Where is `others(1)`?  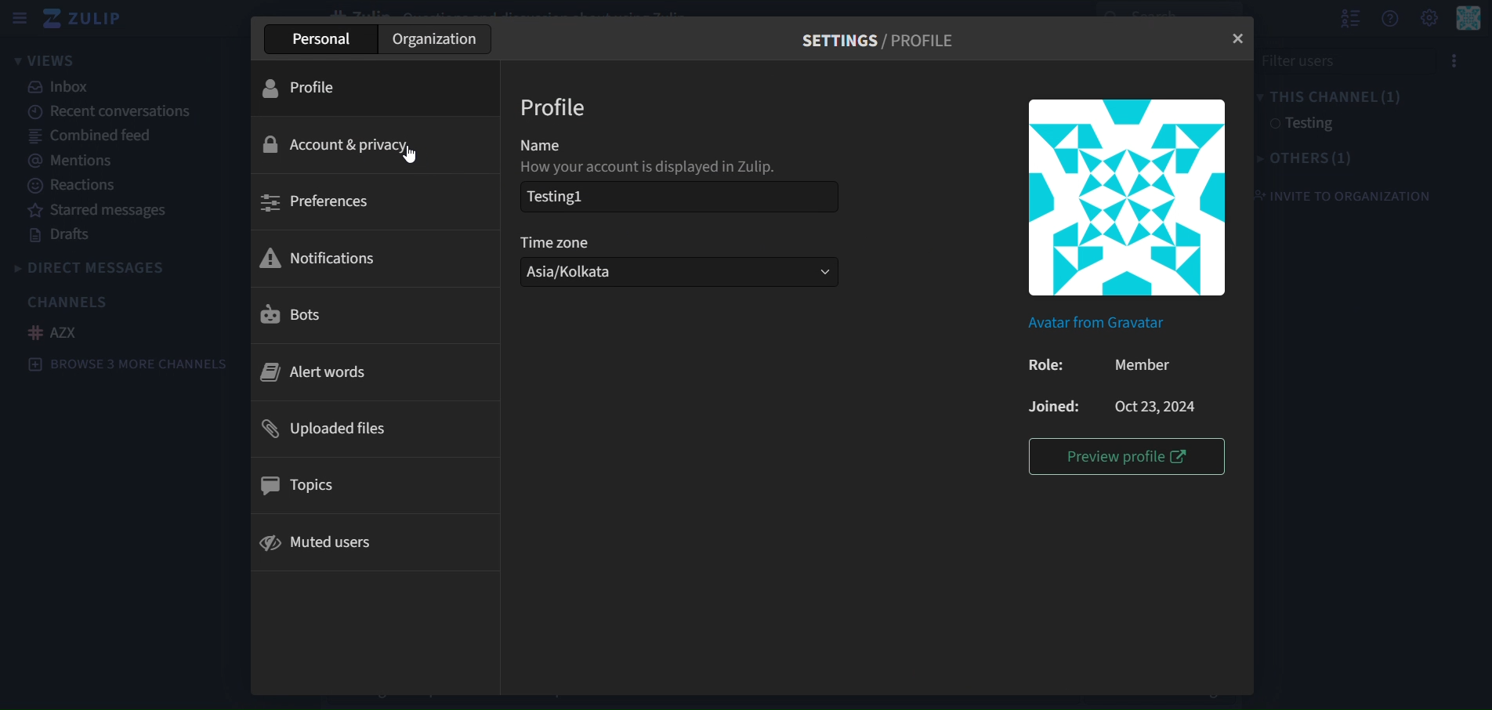 others(1) is located at coordinates (1309, 157).